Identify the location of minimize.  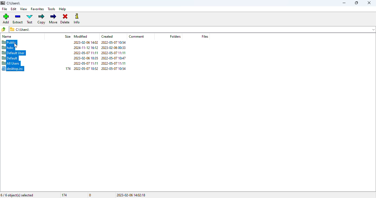
(344, 3).